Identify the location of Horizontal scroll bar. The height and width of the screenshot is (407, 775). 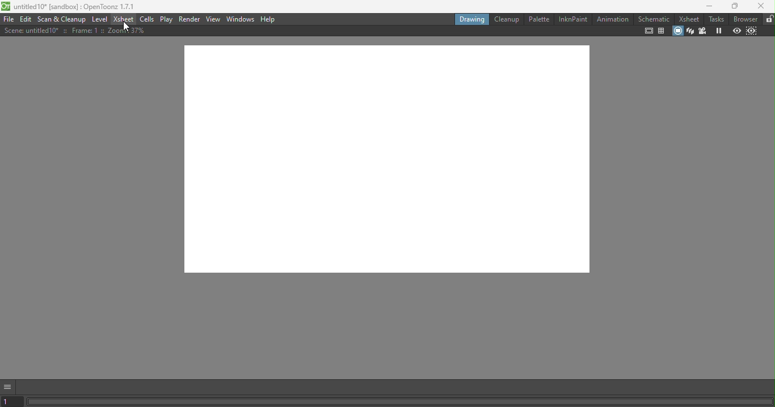
(400, 401).